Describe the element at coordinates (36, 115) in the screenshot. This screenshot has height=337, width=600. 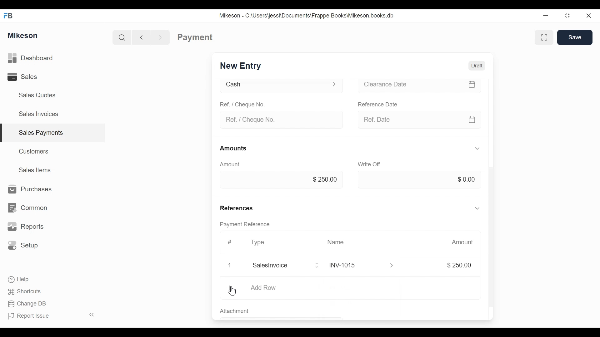
I see `Sales Invoices` at that location.